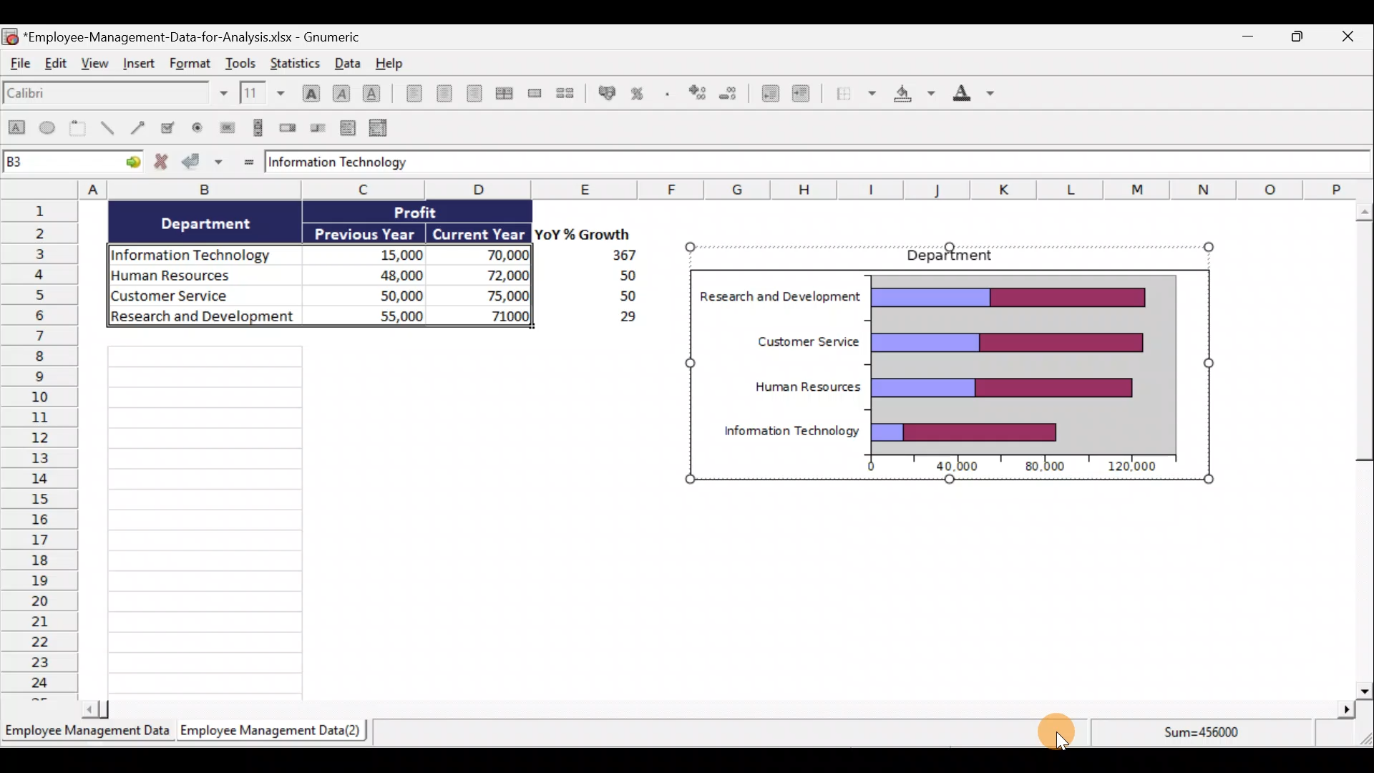 Image resolution: width=1374 pixels, height=773 pixels. I want to click on 72,000, so click(495, 276).